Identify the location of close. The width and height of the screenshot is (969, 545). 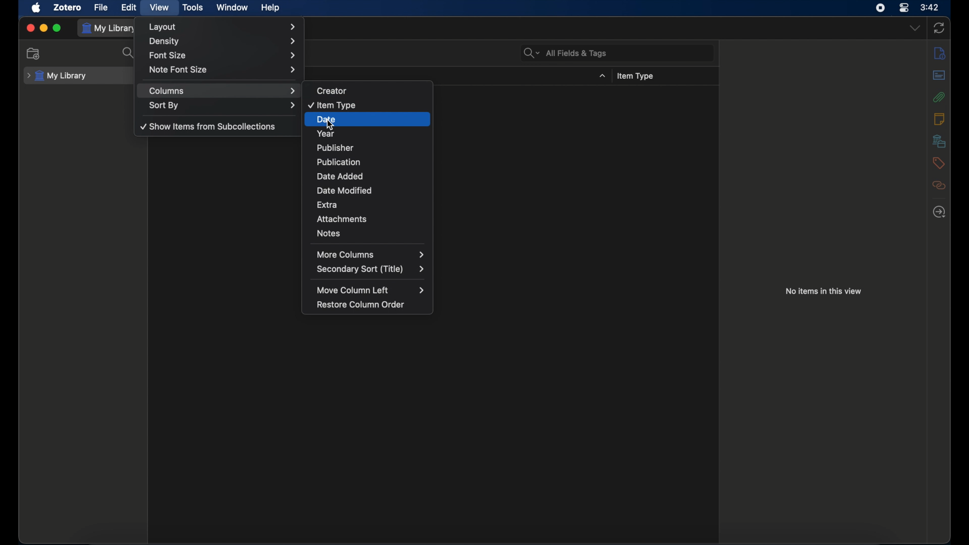
(30, 28).